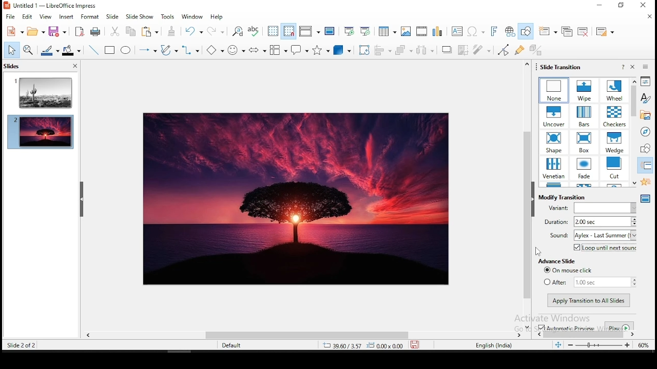 The width and height of the screenshot is (657, 369). Describe the element at coordinates (51, 50) in the screenshot. I see `line color` at that location.